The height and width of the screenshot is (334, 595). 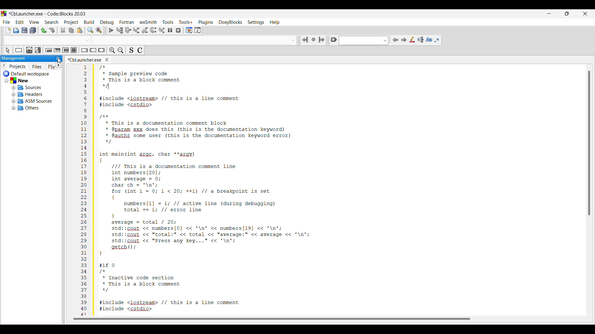 What do you see at coordinates (28, 91) in the screenshot?
I see `Files under Project tree` at bounding box center [28, 91].